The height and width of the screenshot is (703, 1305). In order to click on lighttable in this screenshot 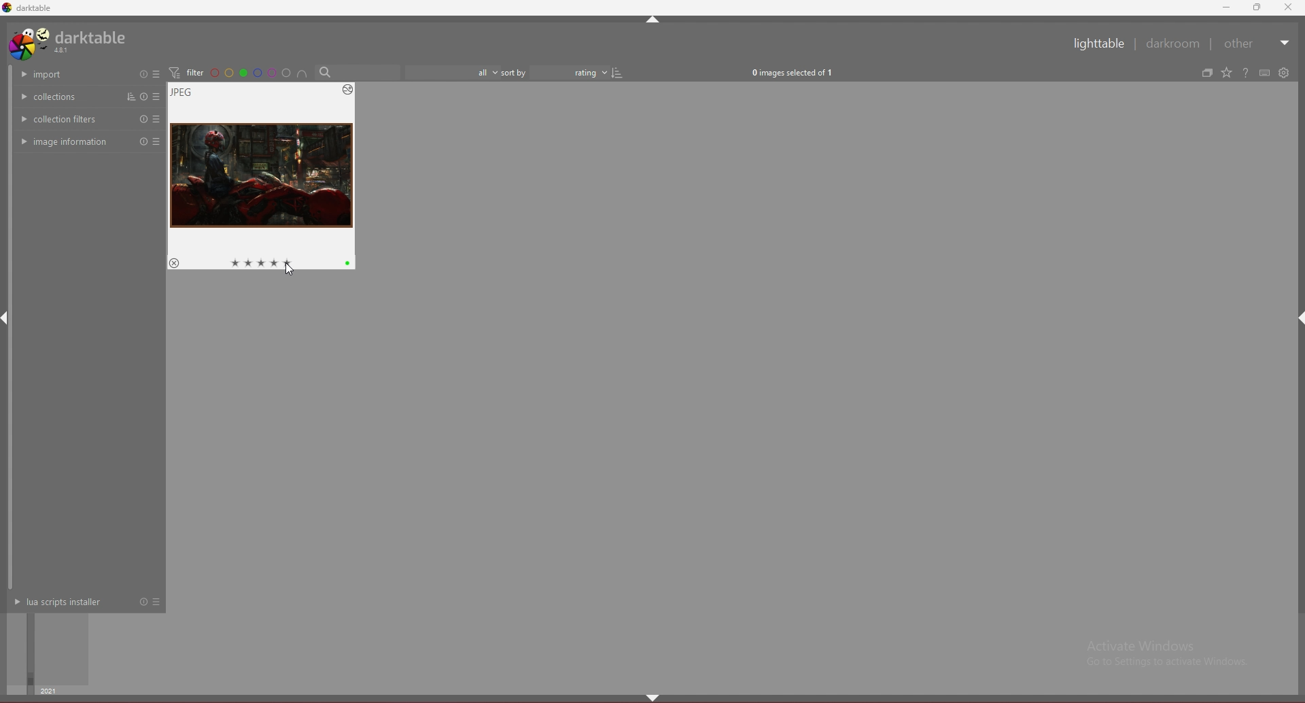, I will do `click(1100, 44)`.